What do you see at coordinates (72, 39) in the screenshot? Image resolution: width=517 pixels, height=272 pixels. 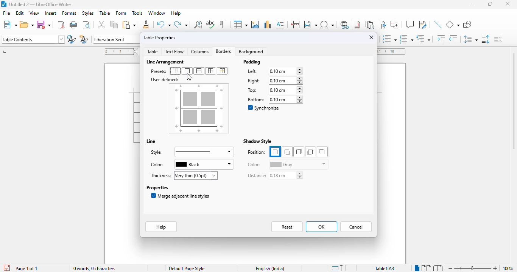 I see `update new selection` at bounding box center [72, 39].